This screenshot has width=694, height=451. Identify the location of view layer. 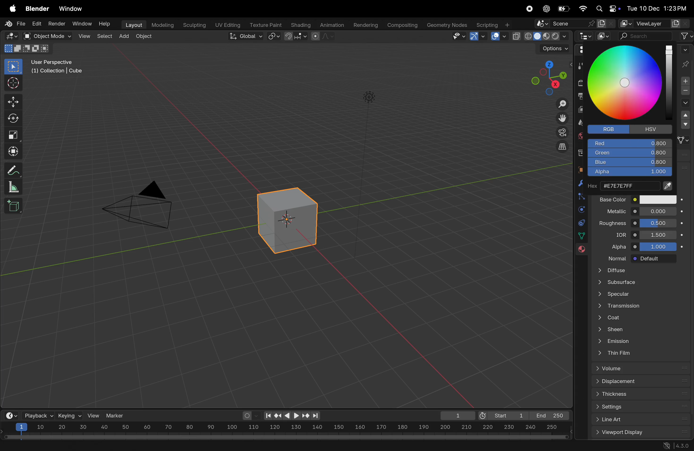
(579, 110).